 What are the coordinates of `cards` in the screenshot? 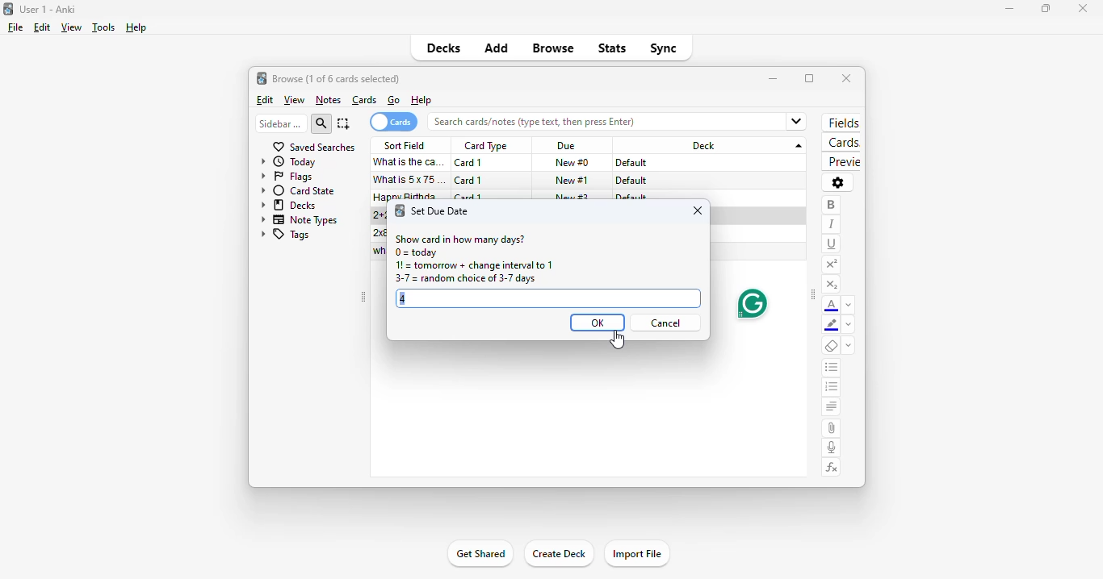 It's located at (393, 122).